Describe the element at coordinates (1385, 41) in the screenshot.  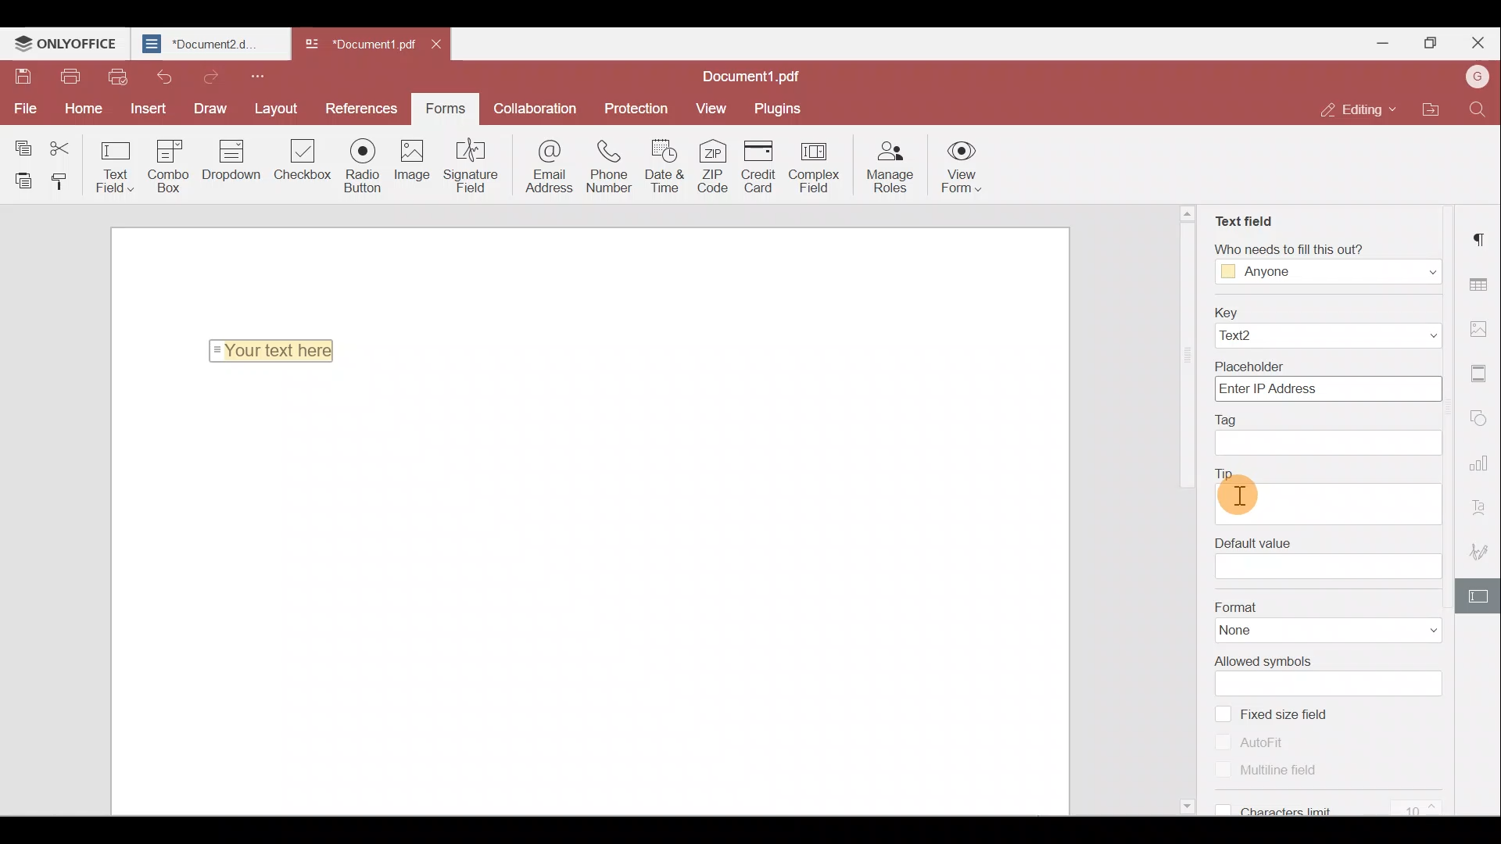
I see `Minimize` at that location.